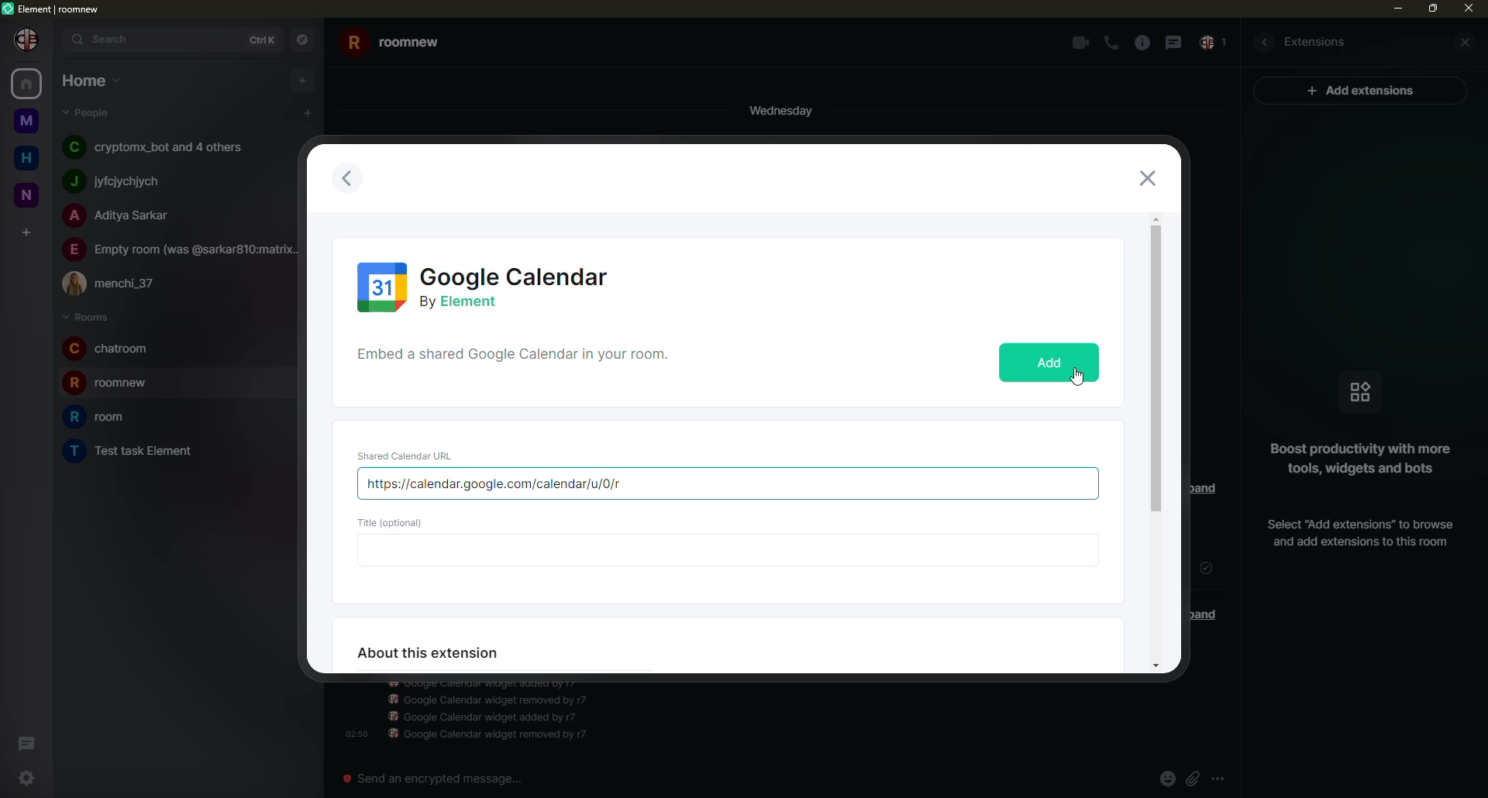  What do you see at coordinates (105, 41) in the screenshot?
I see `search` at bounding box center [105, 41].